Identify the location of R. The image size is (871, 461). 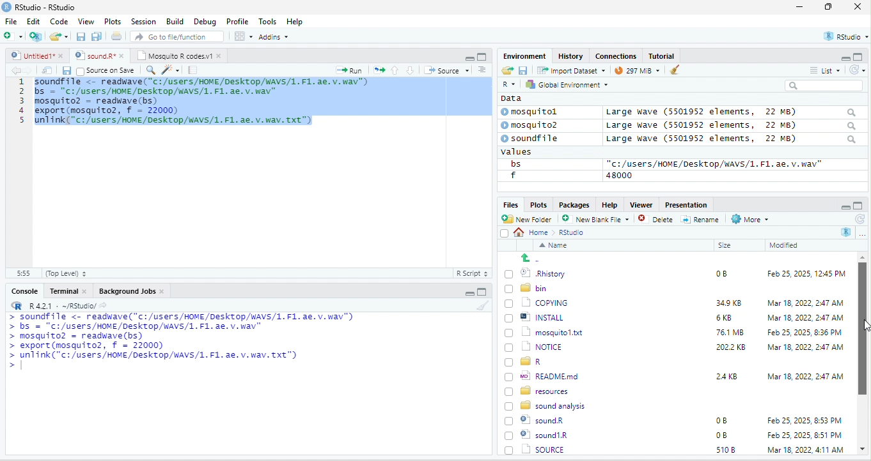
(847, 232).